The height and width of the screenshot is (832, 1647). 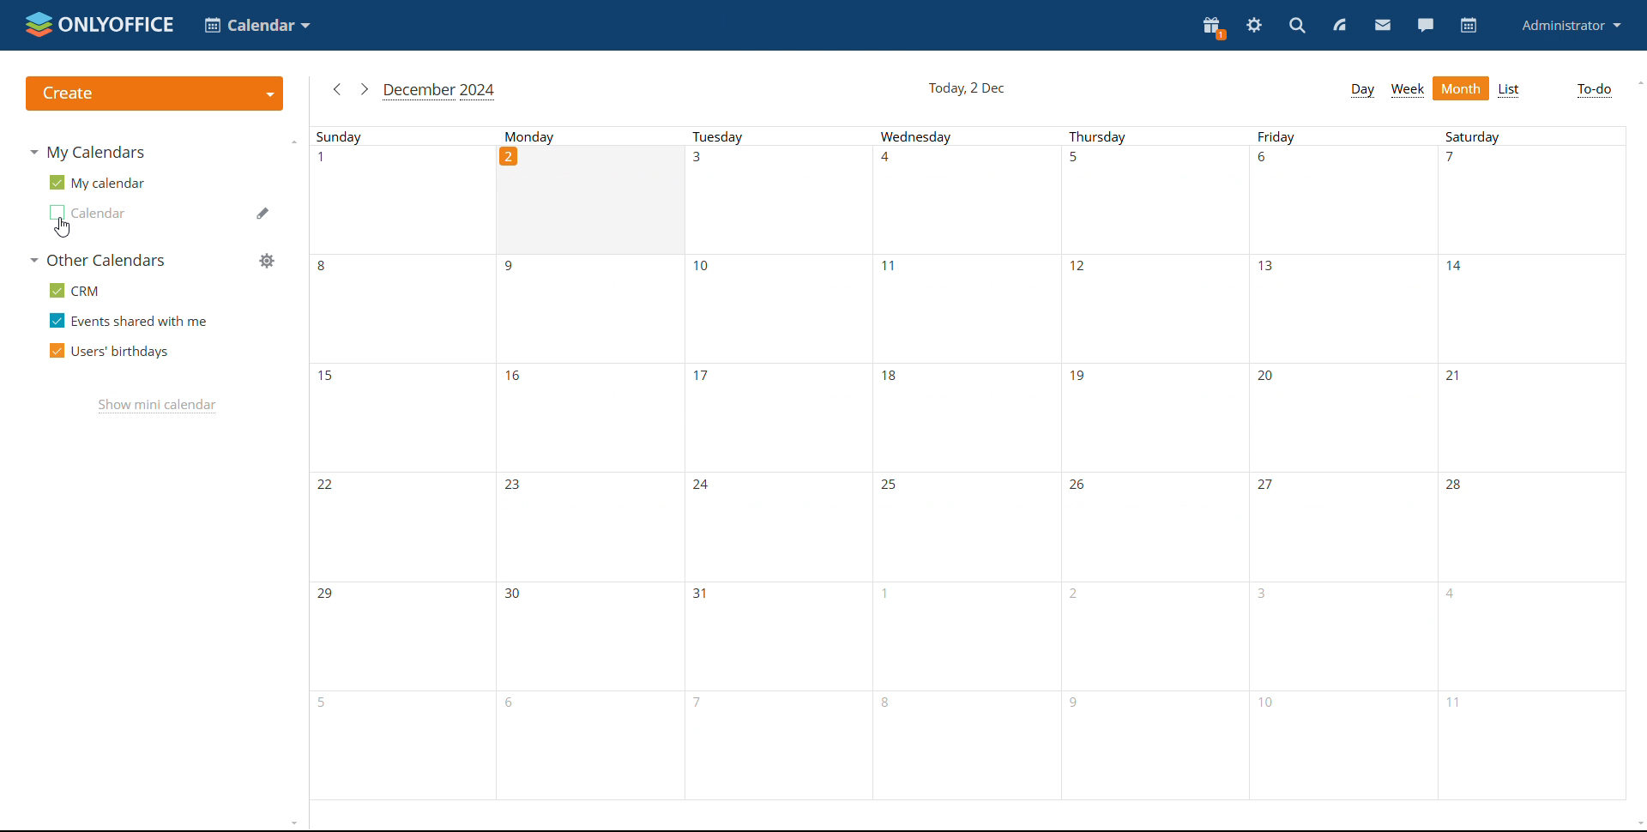 I want to click on scroll up, so click(x=1637, y=83).